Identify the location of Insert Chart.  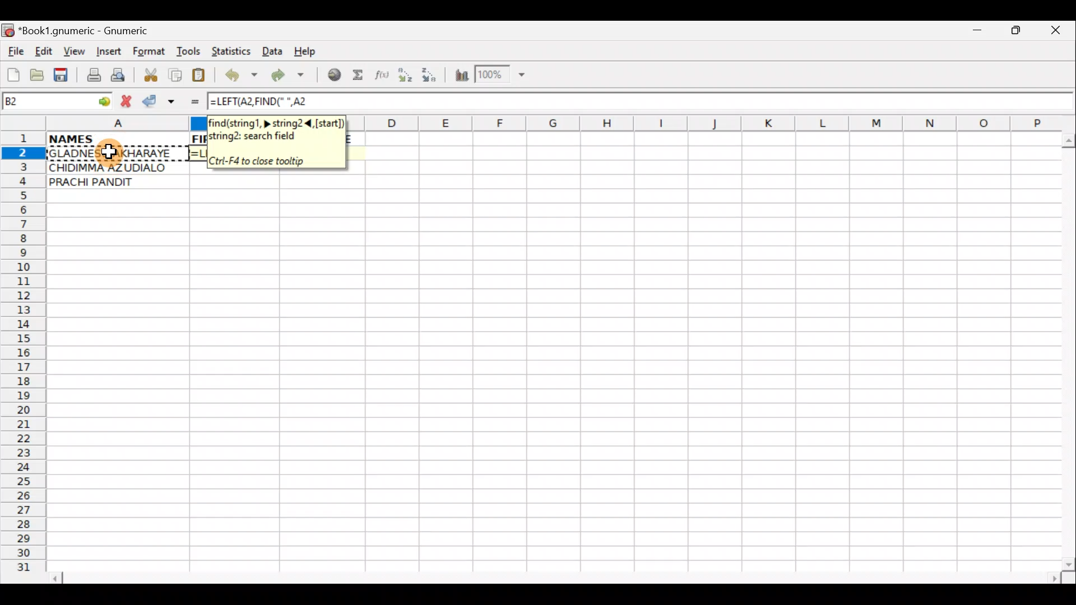
(458, 77).